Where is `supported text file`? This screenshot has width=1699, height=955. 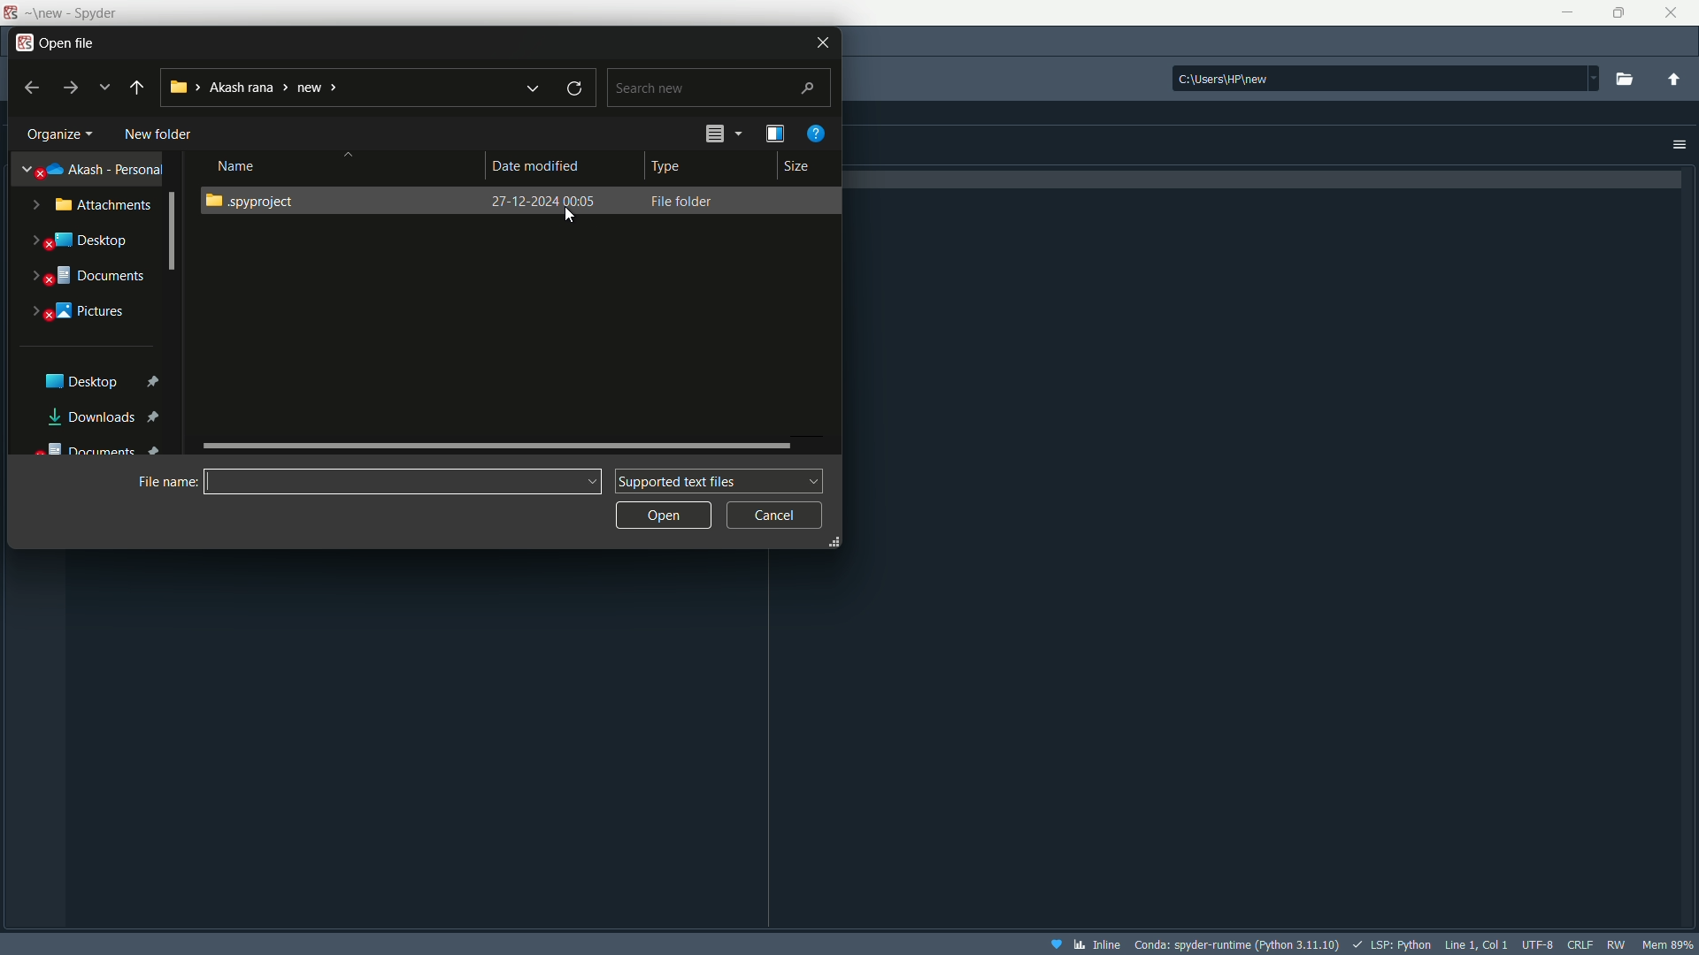 supported text file is located at coordinates (717, 479).